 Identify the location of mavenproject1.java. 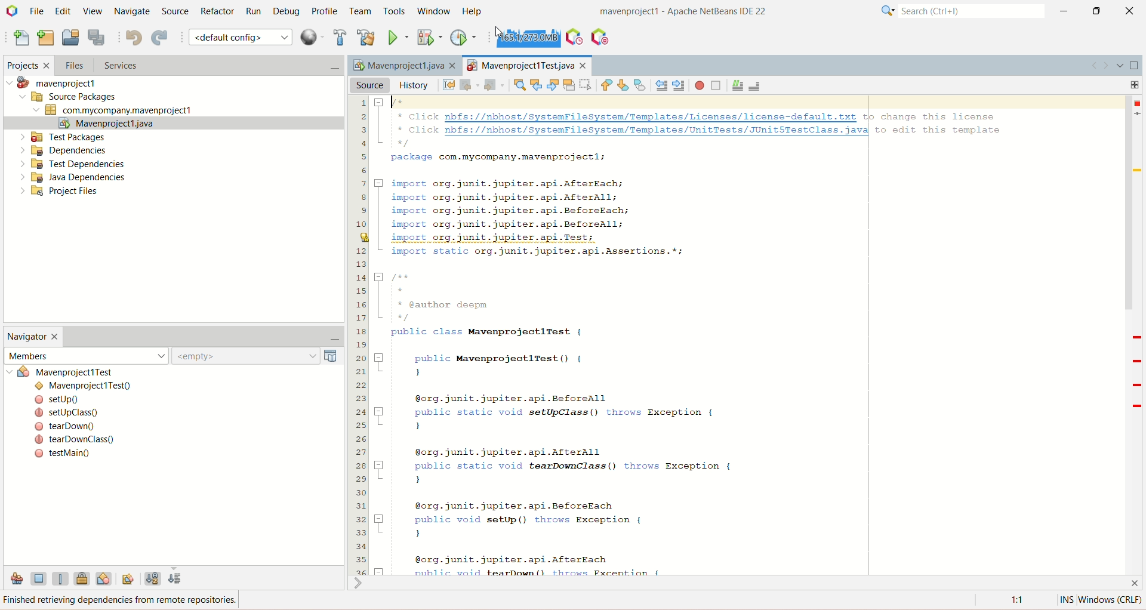
(107, 125).